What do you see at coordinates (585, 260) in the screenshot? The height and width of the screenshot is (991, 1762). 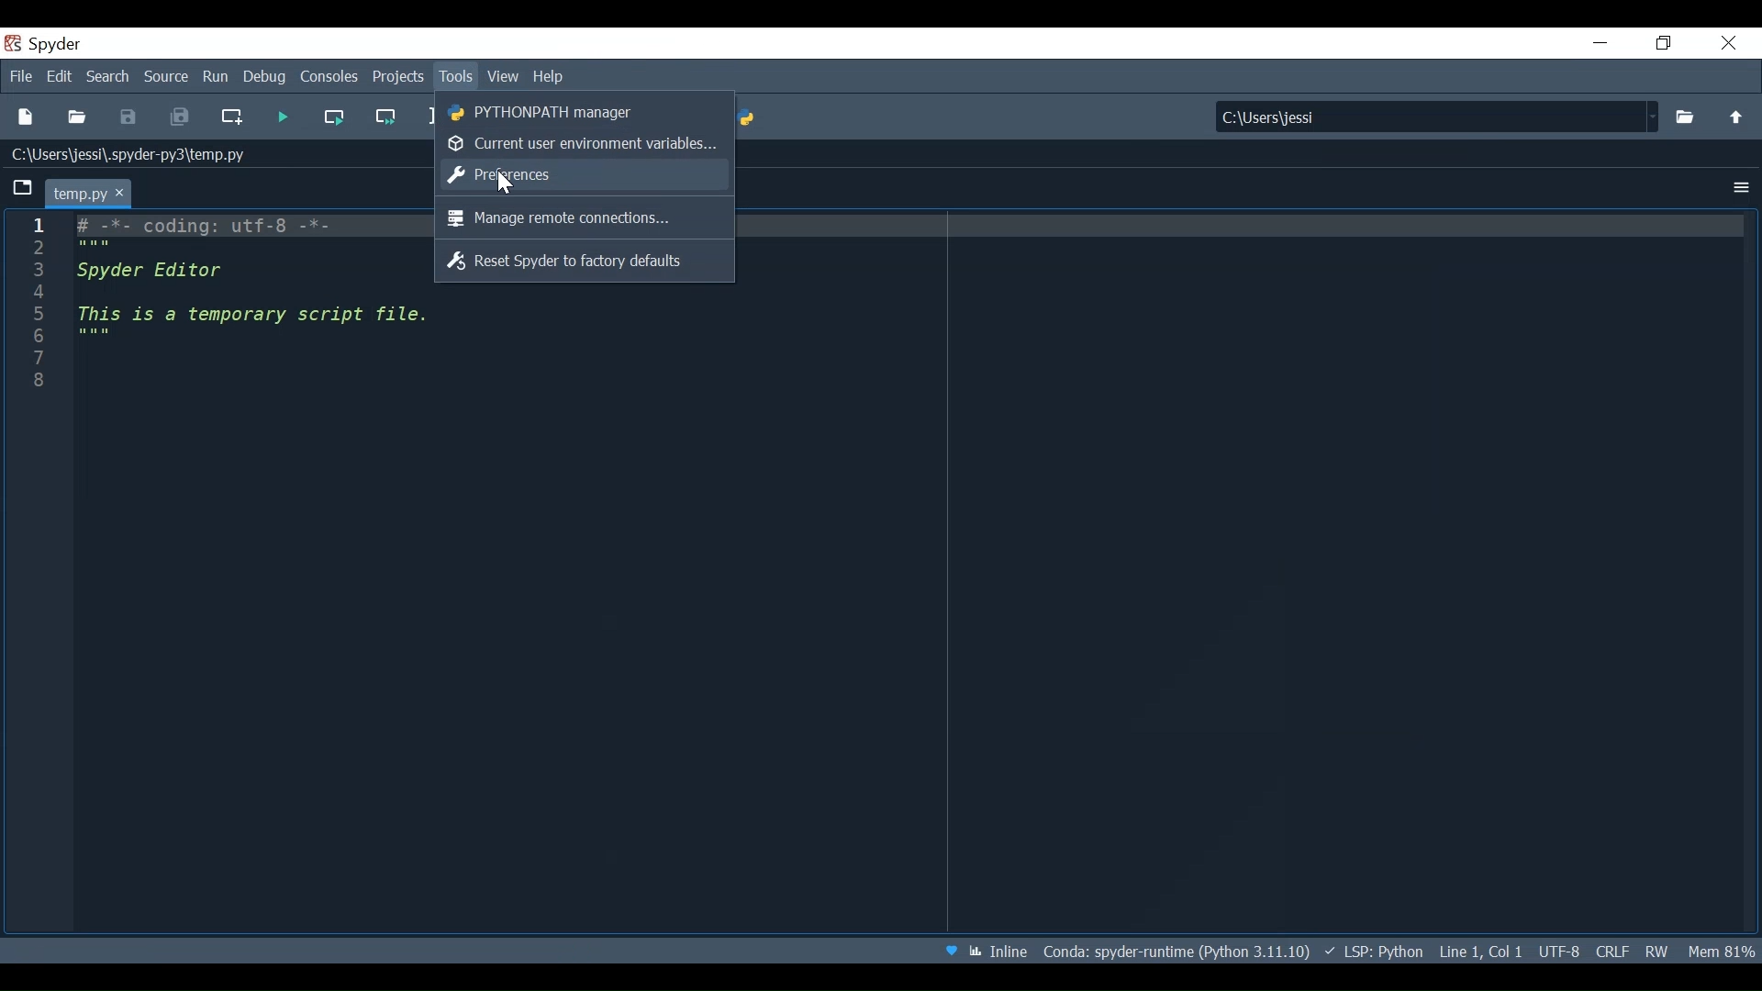 I see `Reset Spyder to factory defaults` at bounding box center [585, 260].